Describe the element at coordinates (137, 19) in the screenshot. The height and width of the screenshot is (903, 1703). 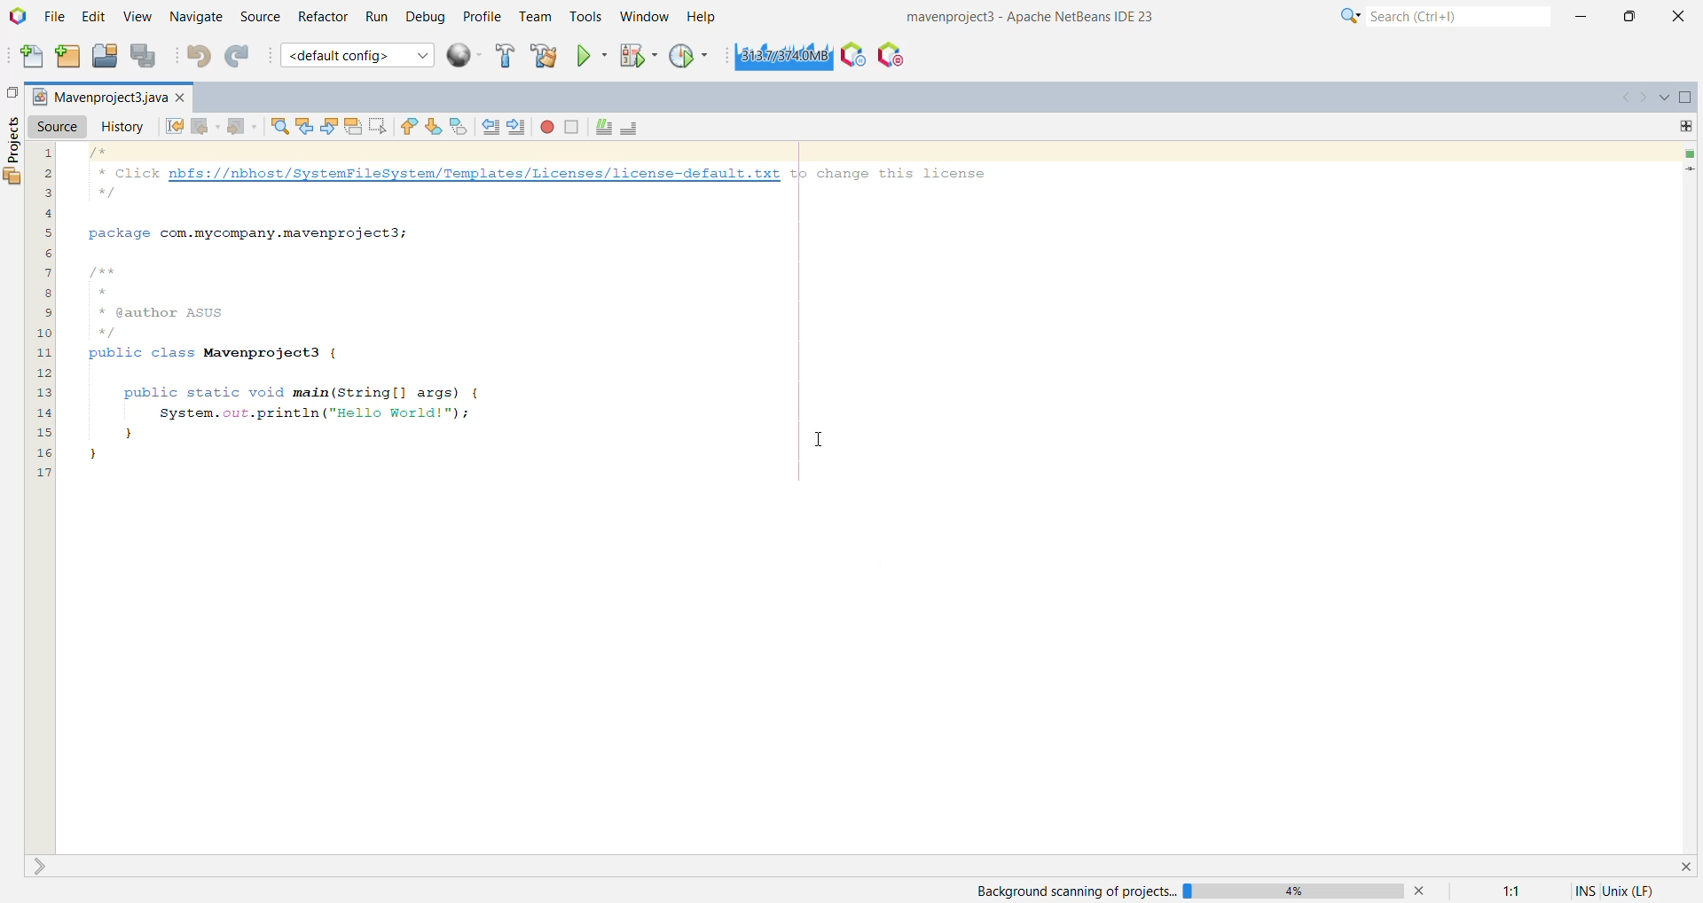
I see `View` at that location.